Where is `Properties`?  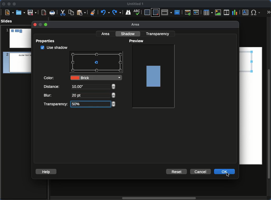 Properties is located at coordinates (47, 41).